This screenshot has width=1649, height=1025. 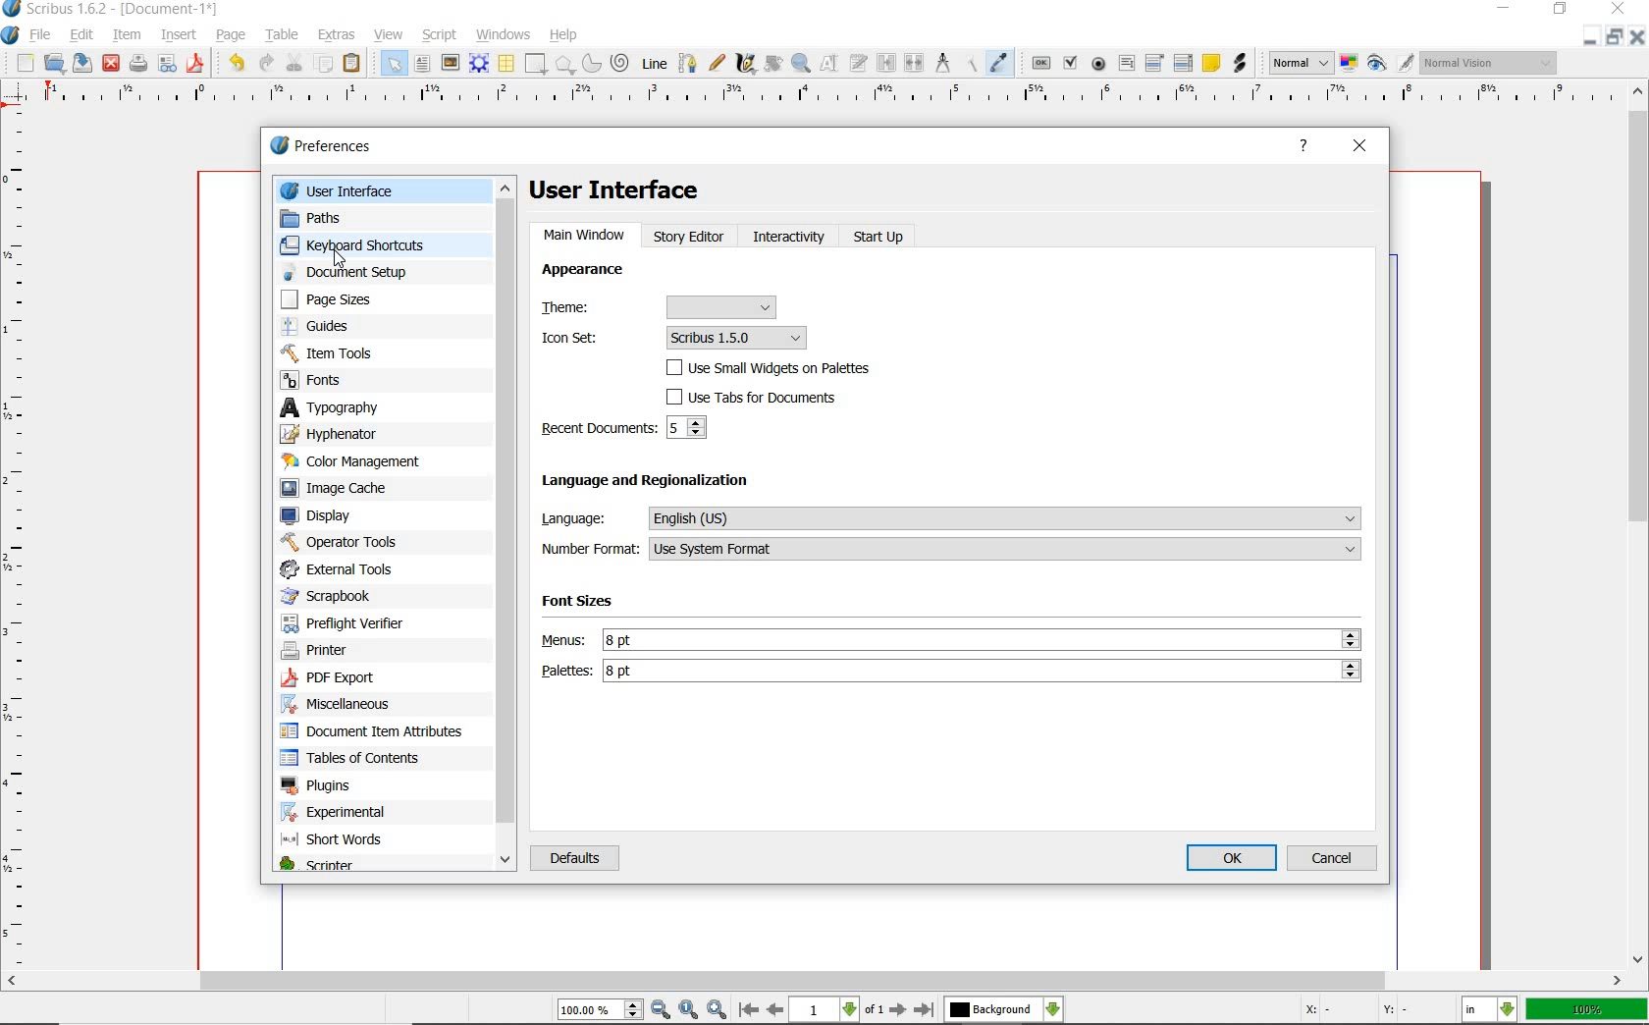 I want to click on scrapbook, so click(x=335, y=596).